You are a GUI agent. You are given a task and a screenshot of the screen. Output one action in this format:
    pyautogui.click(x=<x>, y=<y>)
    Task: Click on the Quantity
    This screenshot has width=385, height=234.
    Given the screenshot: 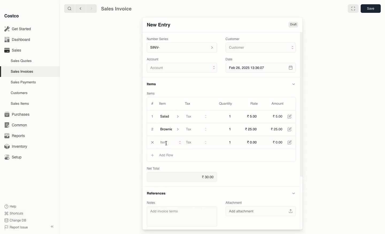 What is the action you would take?
    pyautogui.click(x=225, y=104)
    